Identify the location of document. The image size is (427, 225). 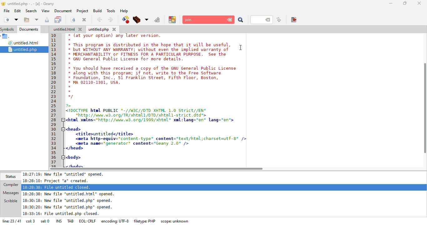
(63, 11).